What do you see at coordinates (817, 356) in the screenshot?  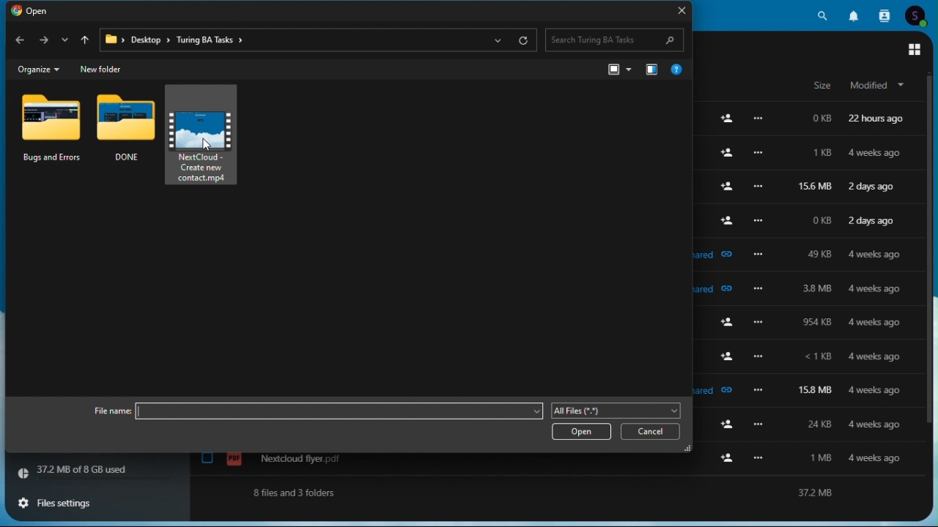 I see `<1 kb` at bounding box center [817, 356].